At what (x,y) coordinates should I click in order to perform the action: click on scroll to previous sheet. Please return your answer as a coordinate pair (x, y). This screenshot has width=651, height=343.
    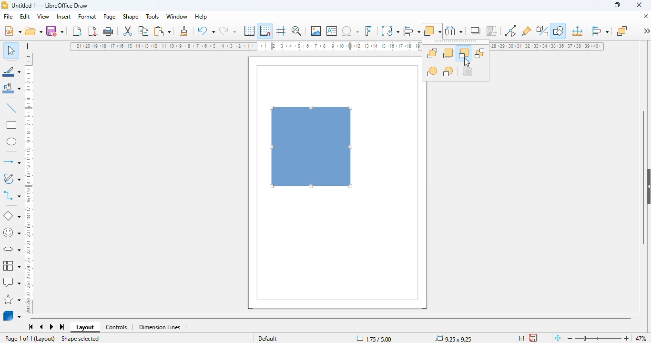
    Looking at the image, I should click on (41, 327).